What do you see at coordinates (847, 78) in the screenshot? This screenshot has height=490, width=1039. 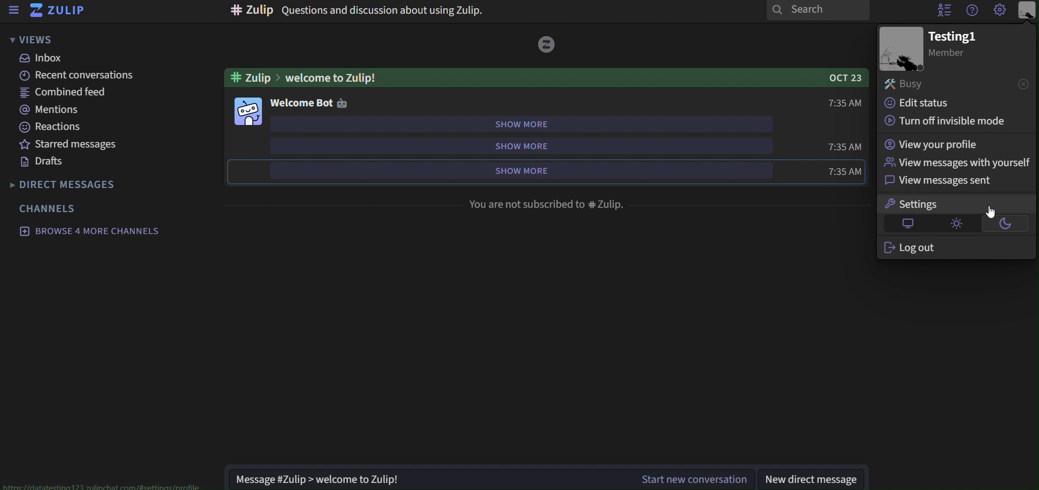 I see `OCT 23` at bounding box center [847, 78].